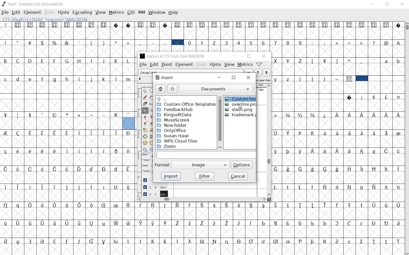 This screenshot has width=409, height=255. What do you see at coordinates (117, 169) in the screenshot?
I see `Symbol` at bounding box center [117, 169].